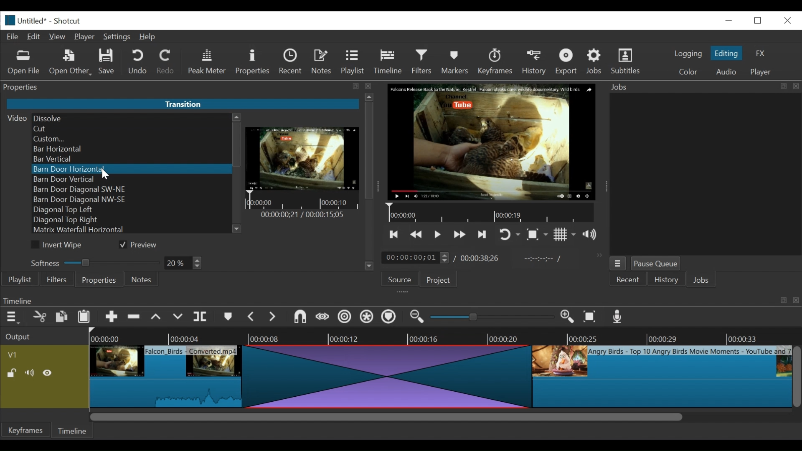  I want to click on toggle player looping, so click(510, 235).